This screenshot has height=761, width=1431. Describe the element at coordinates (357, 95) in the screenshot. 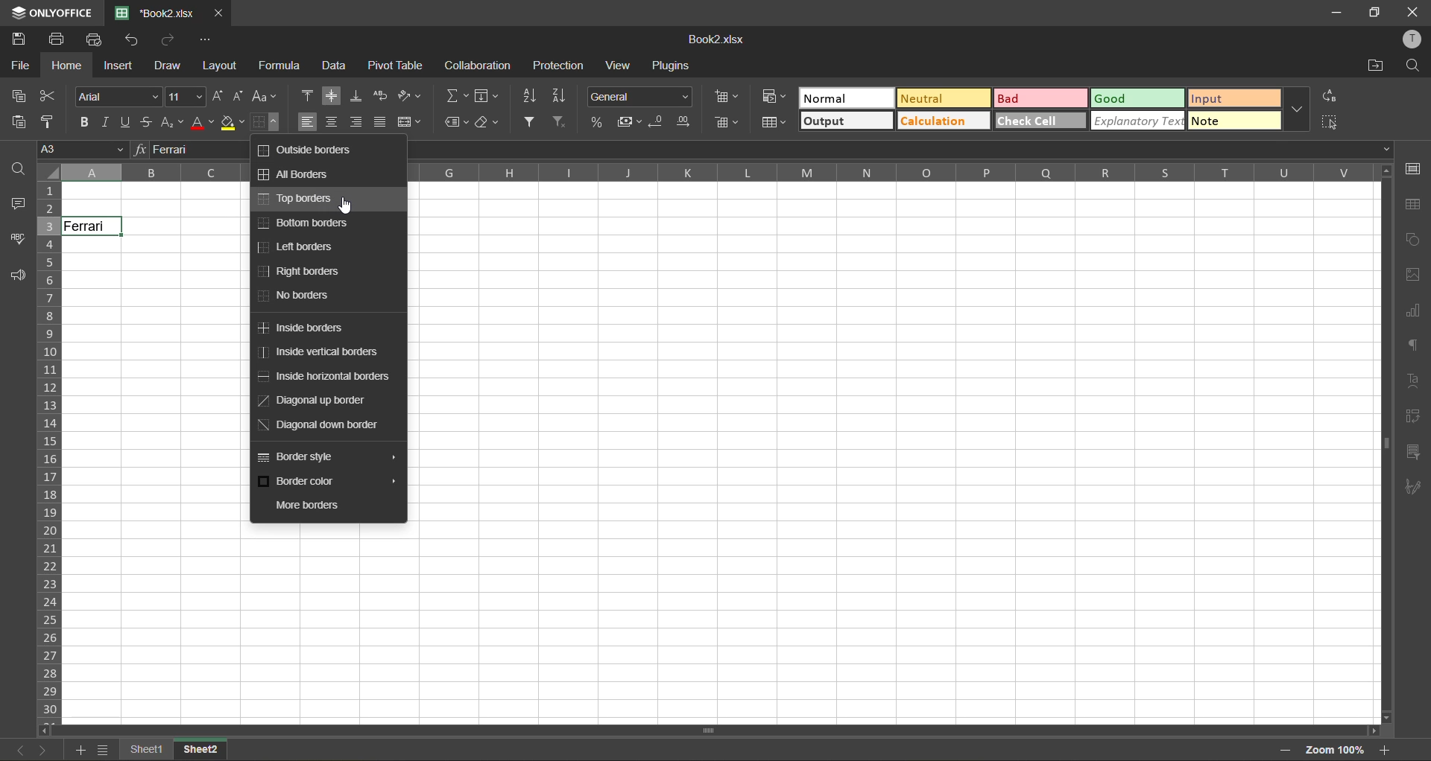

I see `align bottom` at that location.